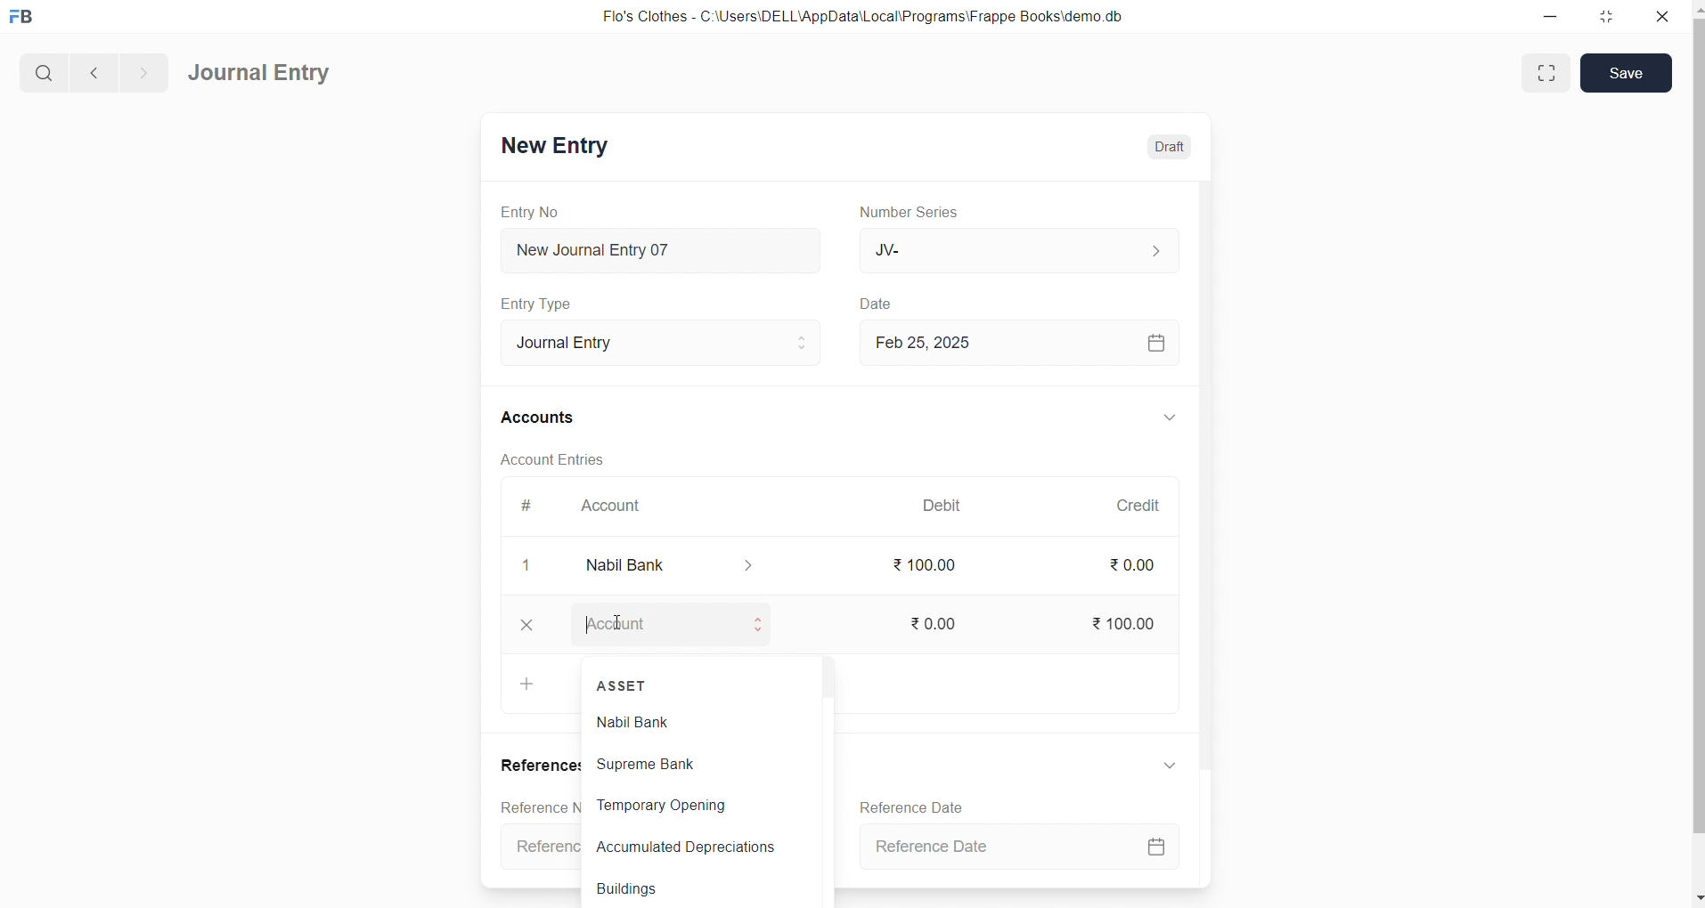 The image size is (1705, 908). What do you see at coordinates (1662, 18) in the screenshot?
I see `close` at bounding box center [1662, 18].